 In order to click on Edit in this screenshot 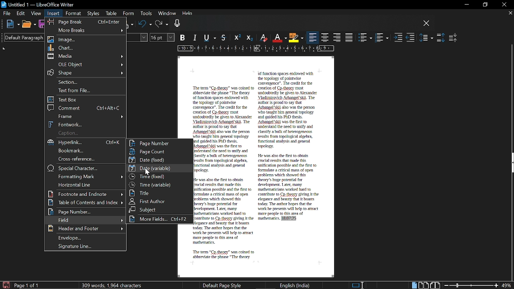, I will do `click(21, 13)`.